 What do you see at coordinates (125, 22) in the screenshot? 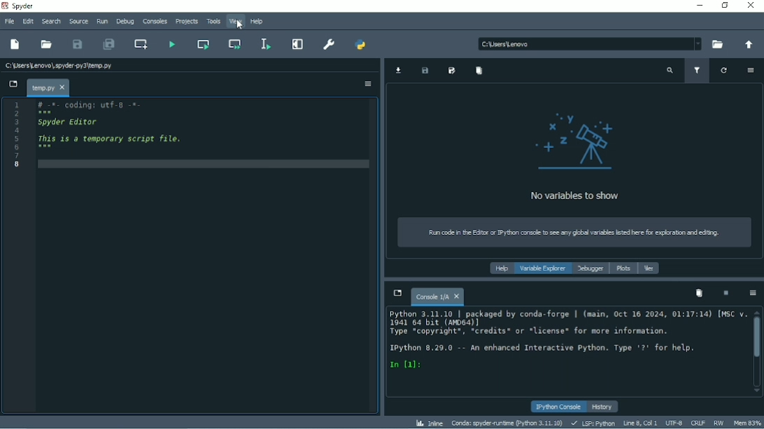
I see `Debug` at bounding box center [125, 22].